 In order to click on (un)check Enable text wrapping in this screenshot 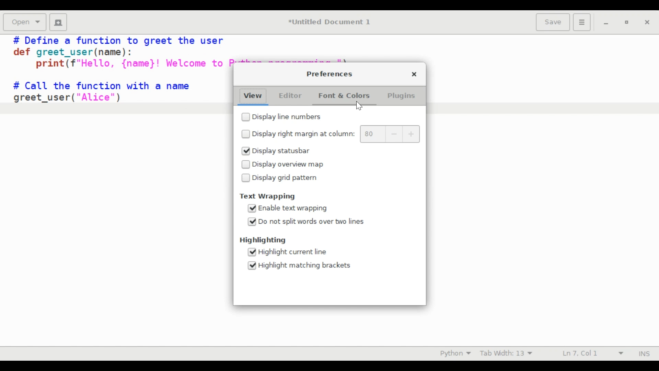, I will do `click(287, 208)`.